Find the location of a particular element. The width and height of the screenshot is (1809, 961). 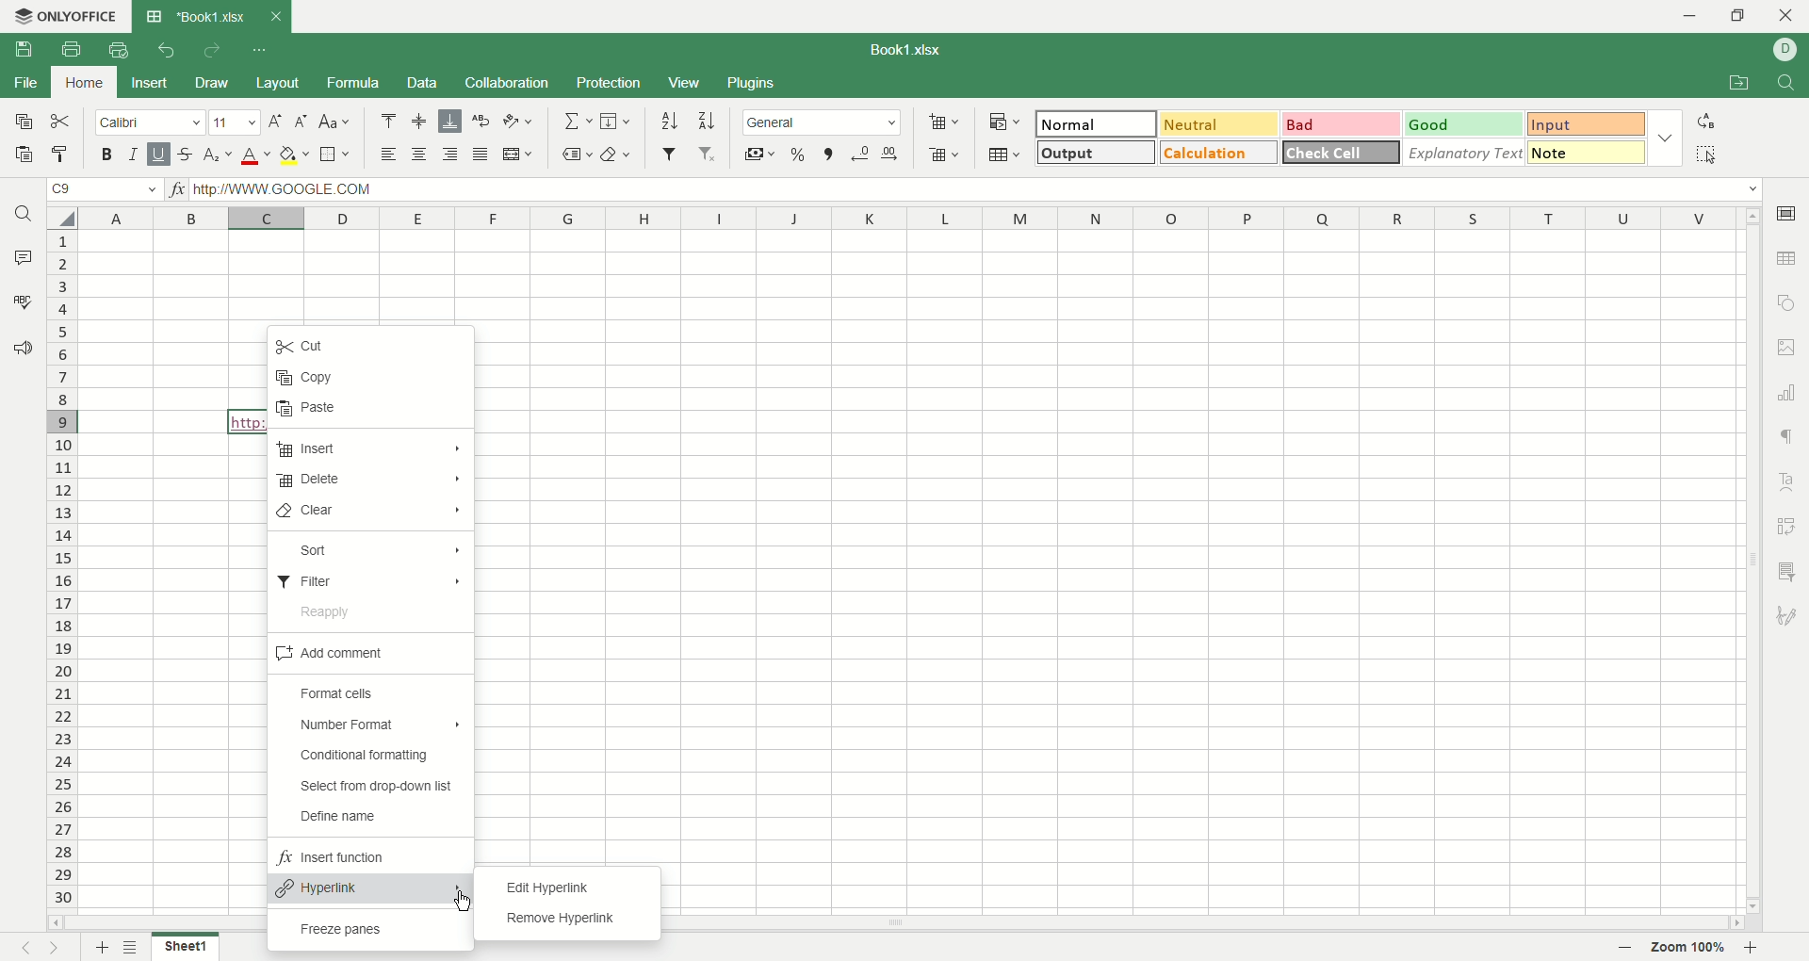

align middle is located at coordinates (418, 120).